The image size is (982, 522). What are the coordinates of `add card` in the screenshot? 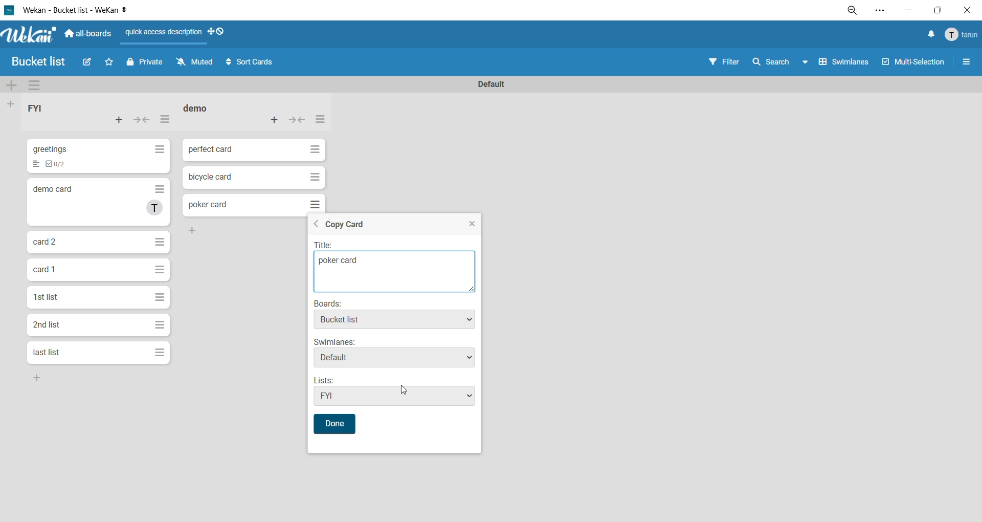 It's located at (119, 122).